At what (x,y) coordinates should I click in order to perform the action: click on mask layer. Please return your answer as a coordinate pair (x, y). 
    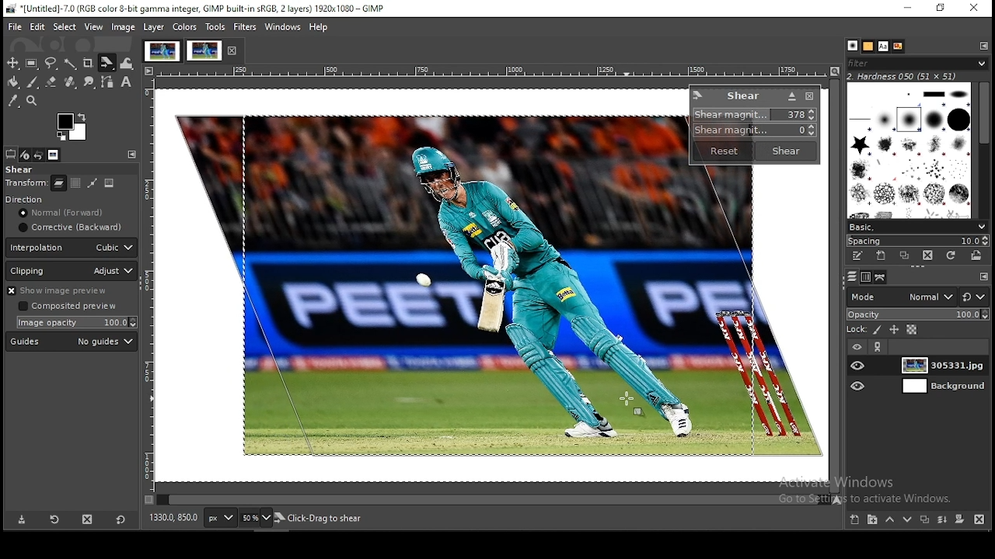
    Looking at the image, I should click on (959, 519).